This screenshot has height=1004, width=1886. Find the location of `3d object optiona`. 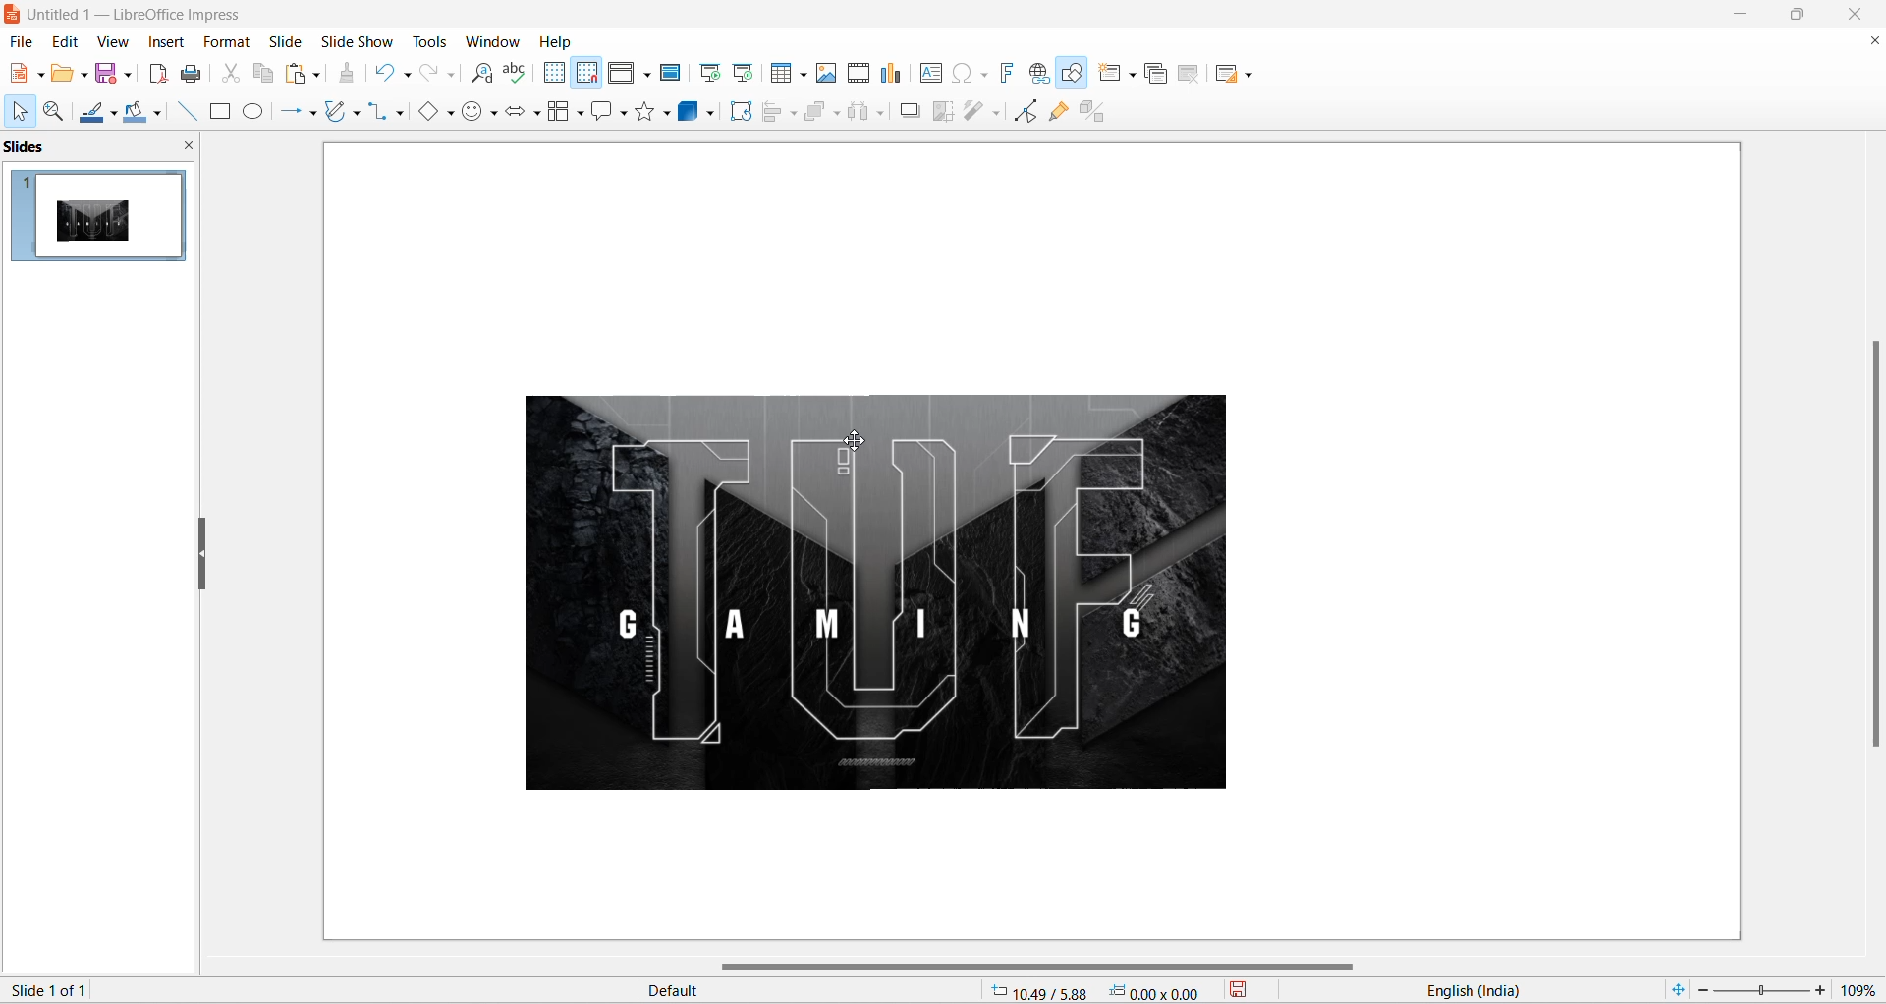

3d object optiona is located at coordinates (709, 116).